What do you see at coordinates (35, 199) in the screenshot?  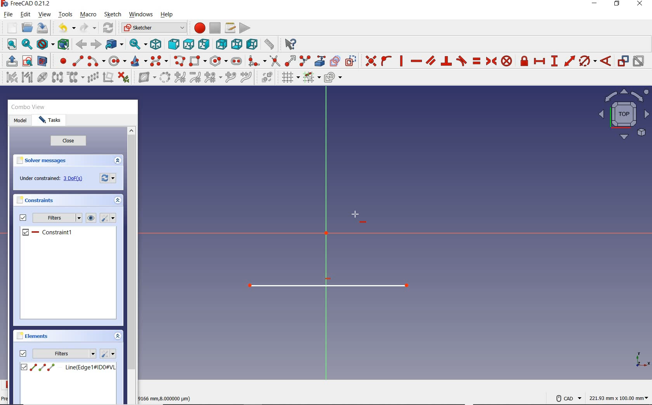 I see `CONSTRAINTS` at bounding box center [35, 199].